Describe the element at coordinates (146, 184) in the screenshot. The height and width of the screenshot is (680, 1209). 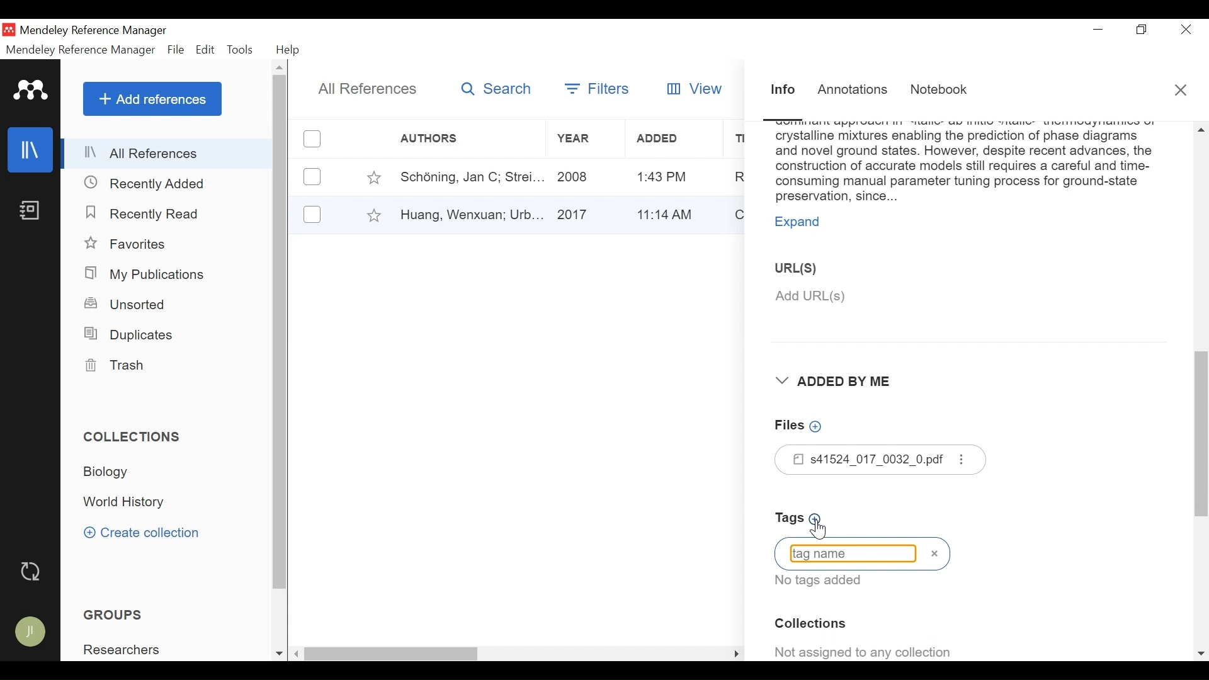
I see `Recently Added` at that location.